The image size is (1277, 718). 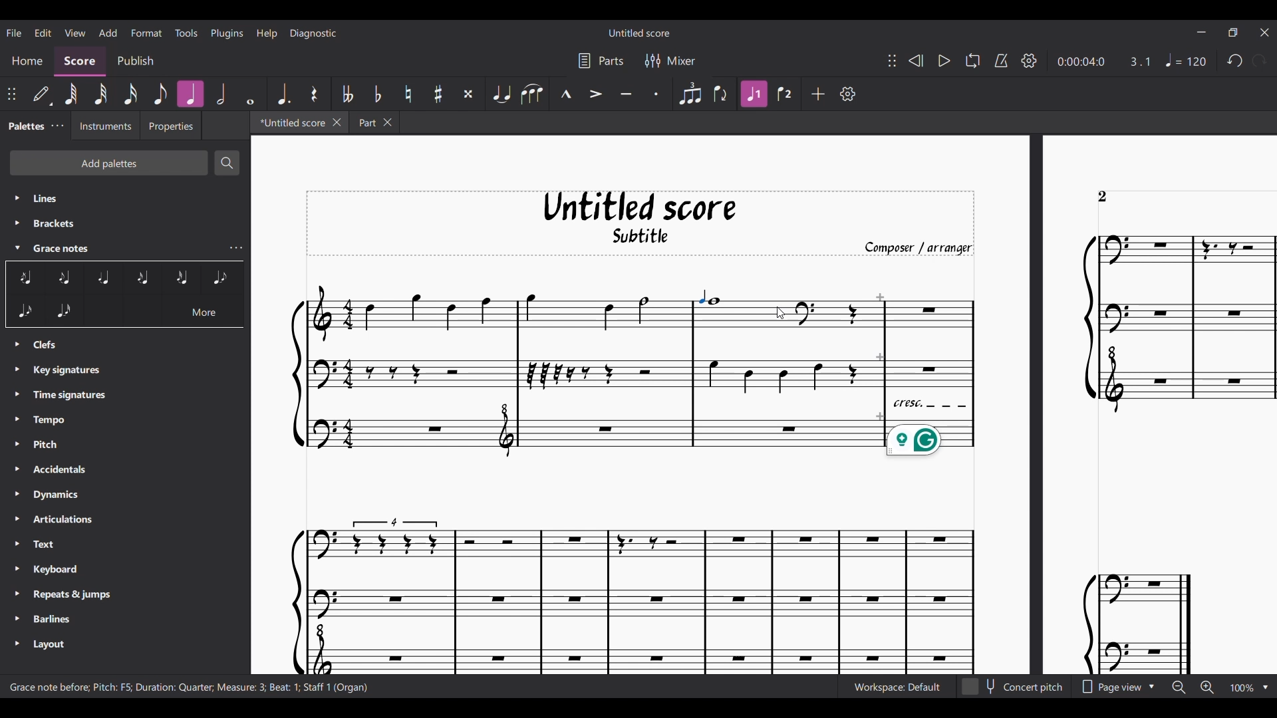 What do you see at coordinates (638, 33) in the screenshot?
I see `Score title` at bounding box center [638, 33].